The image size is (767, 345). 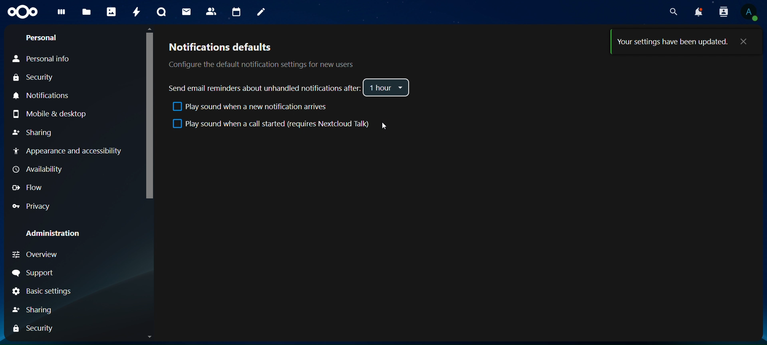 What do you see at coordinates (50, 114) in the screenshot?
I see `Mobile & desktop` at bounding box center [50, 114].